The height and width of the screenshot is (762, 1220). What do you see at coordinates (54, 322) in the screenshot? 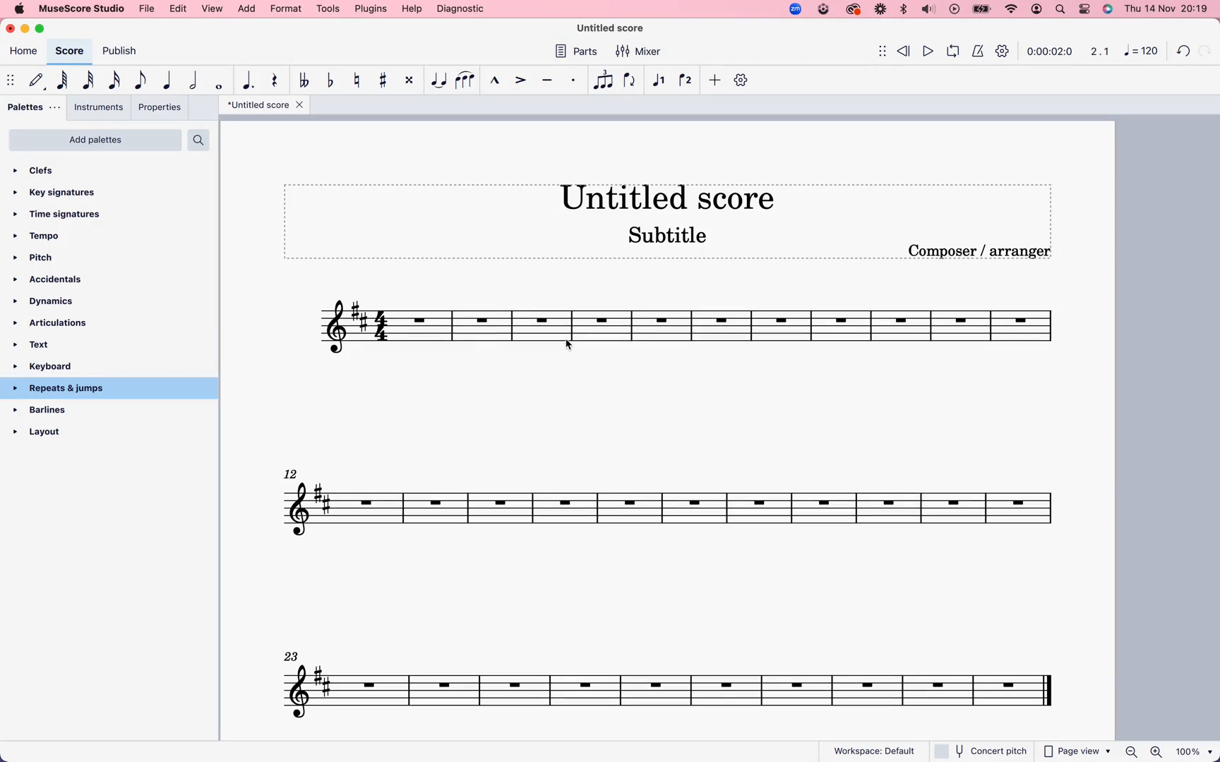
I see `articulations` at bounding box center [54, 322].